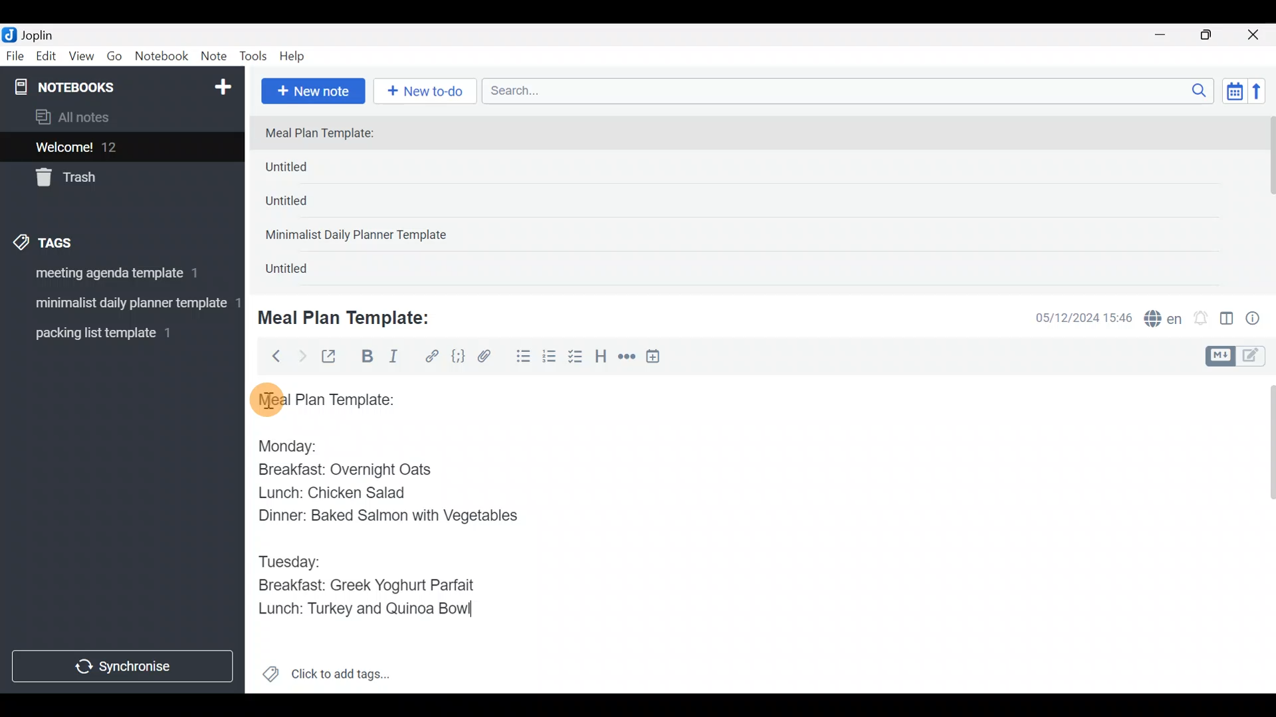 This screenshot has width=1276, height=717. I want to click on Tuesday:, so click(289, 562).